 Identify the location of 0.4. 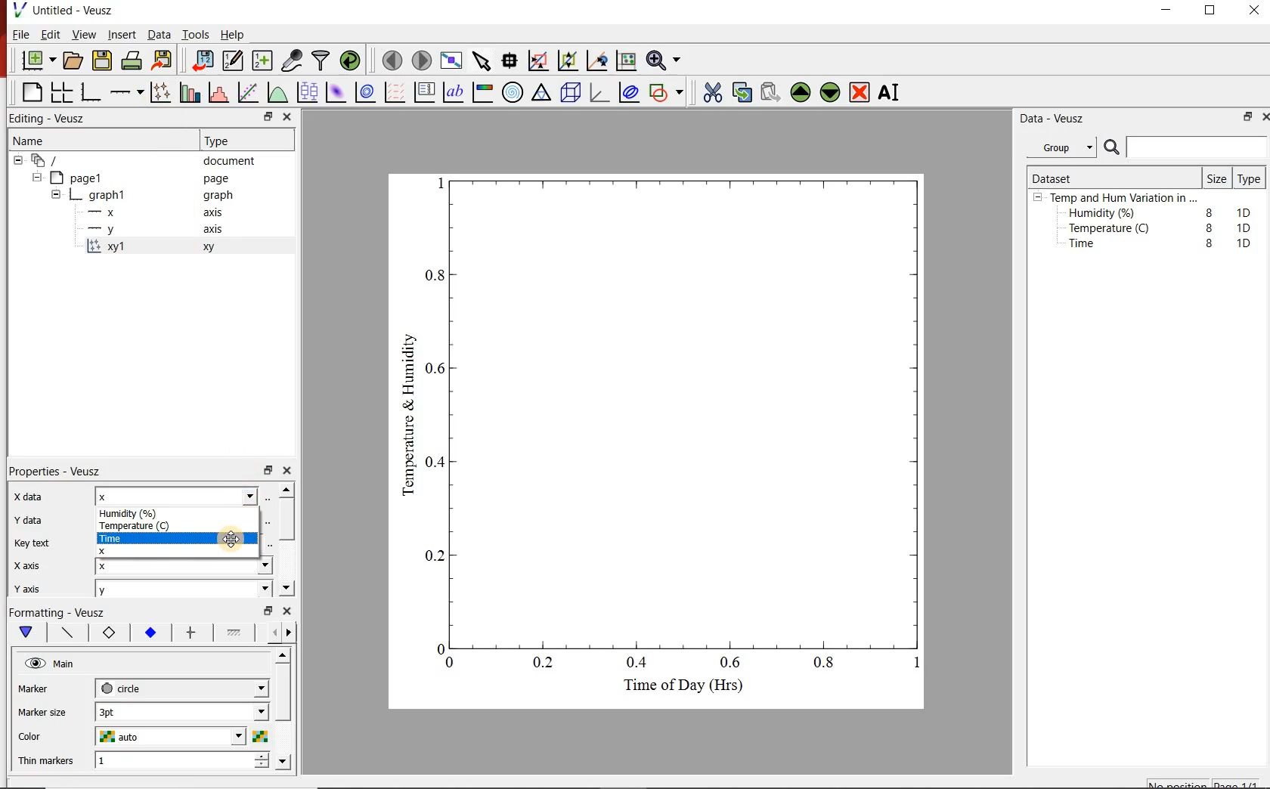
(639, 664).